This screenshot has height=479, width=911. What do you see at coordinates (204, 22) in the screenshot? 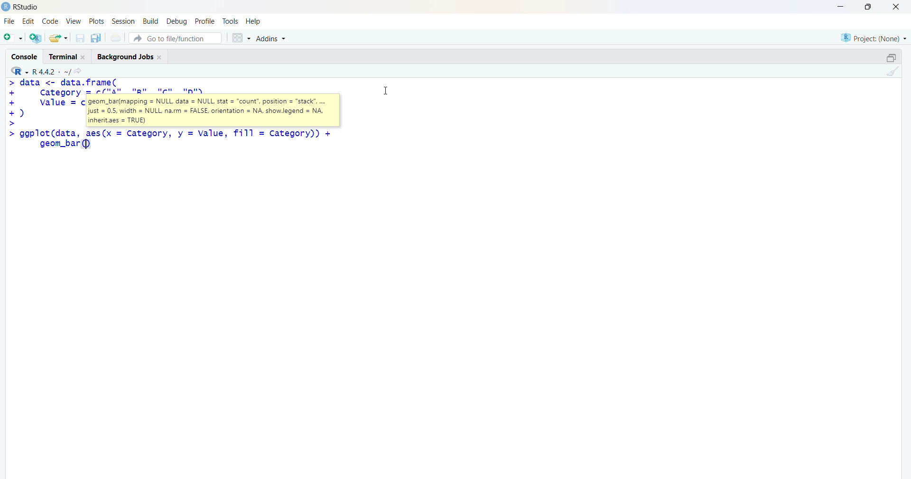
I see `profile` at bounding box center [204, 22].